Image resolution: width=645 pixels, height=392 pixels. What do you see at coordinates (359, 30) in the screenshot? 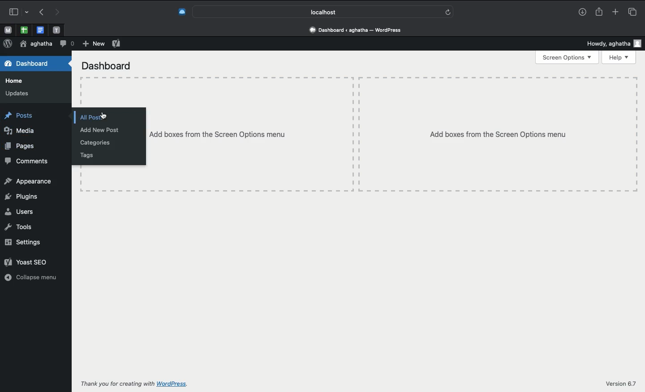
I see `Dashboard « aghatha — WordPress.` at bounding box center [359, 30].